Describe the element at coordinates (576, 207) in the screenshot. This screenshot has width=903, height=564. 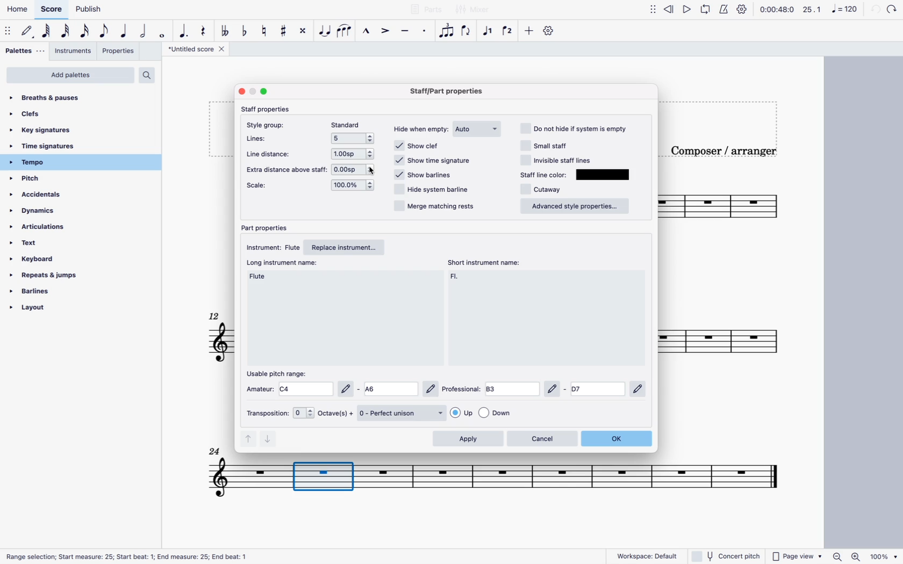
I see `advanced style properties` at that location.